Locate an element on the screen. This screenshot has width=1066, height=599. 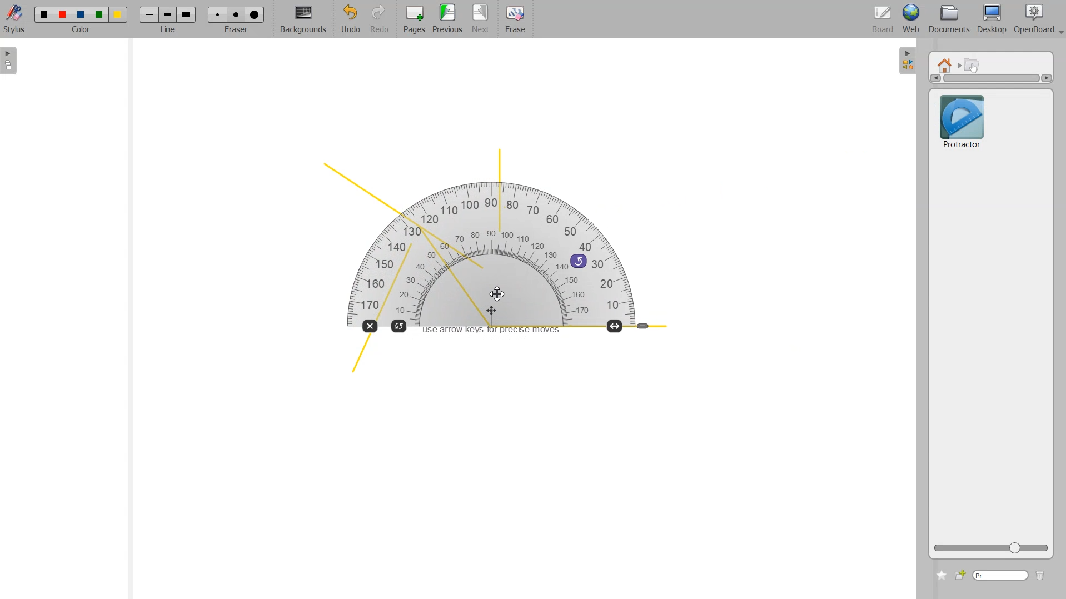
Open Board is located at coordinates (1038, 19).